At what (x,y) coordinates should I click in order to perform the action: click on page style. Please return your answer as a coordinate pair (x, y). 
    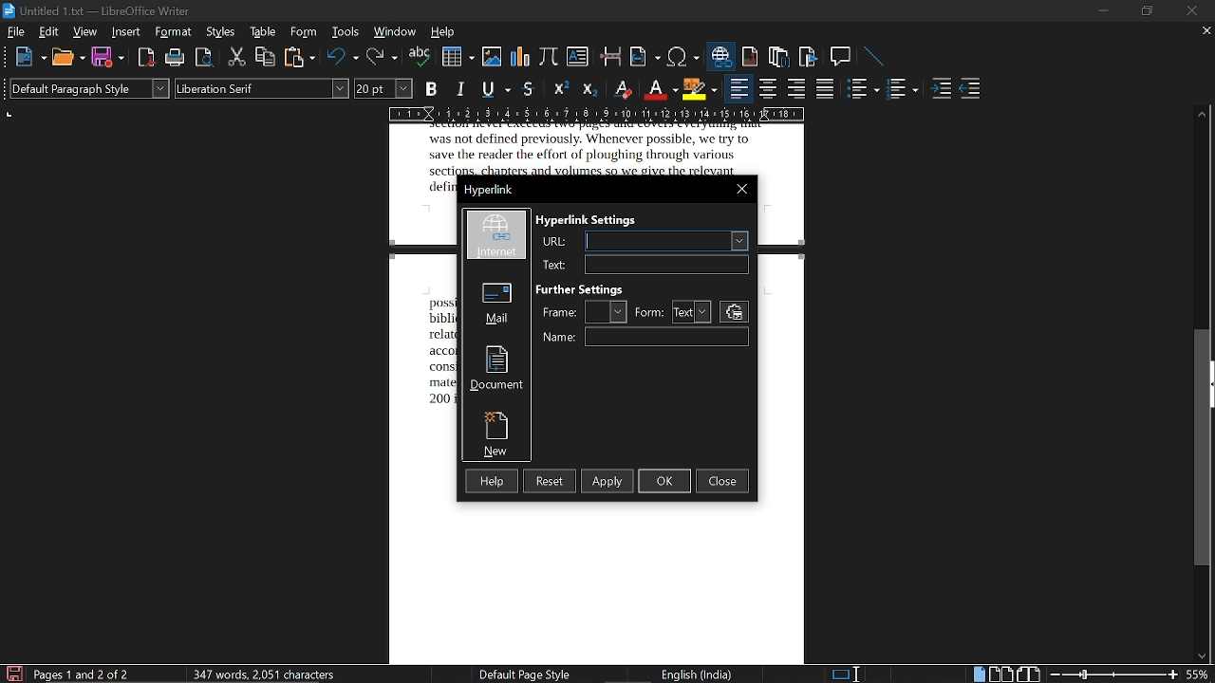
    Looking at the image, I should click on (517, 674).